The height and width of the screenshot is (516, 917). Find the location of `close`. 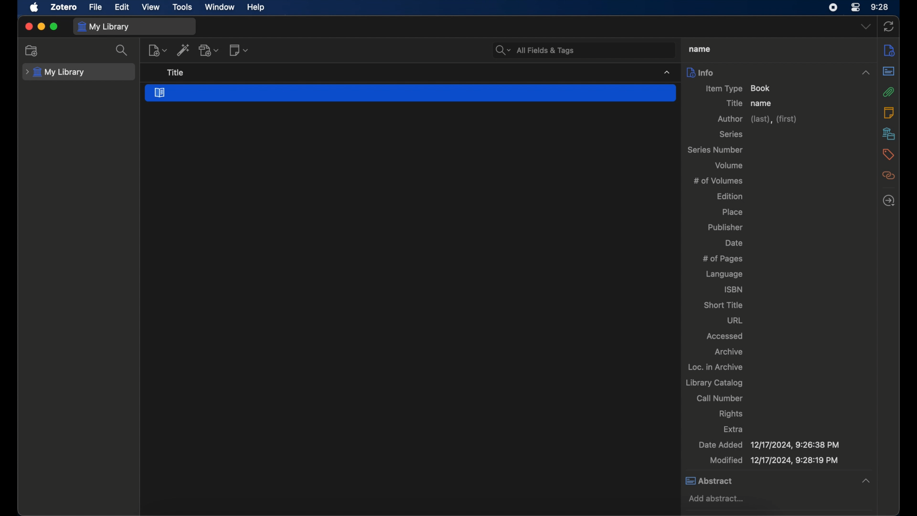

close is located at coordinates (29, 27).